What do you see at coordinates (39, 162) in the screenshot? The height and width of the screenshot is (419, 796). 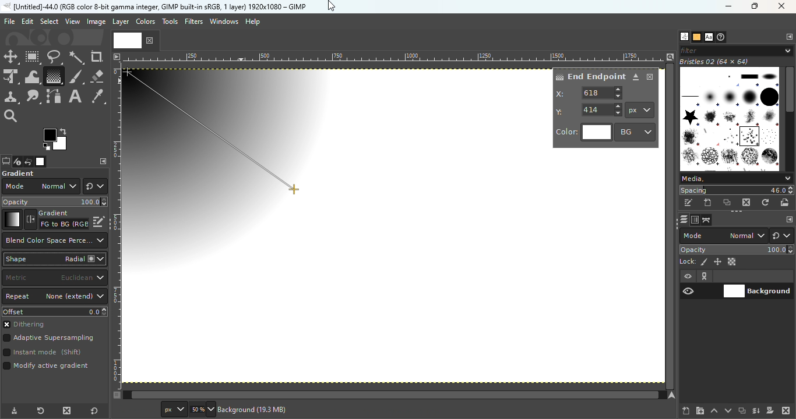 I see `Open the image dialog` at bounding box center [39, 162].